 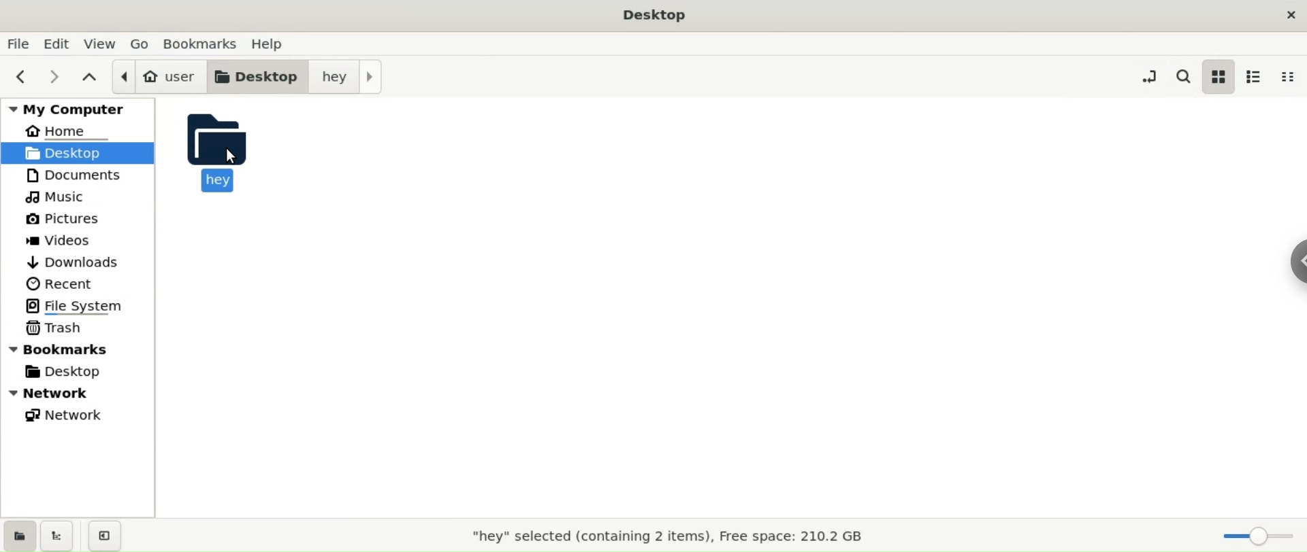 What do you see at coordinates (55, 328) in the screenshot?
I see `trash` at bounding box center [55, 328].